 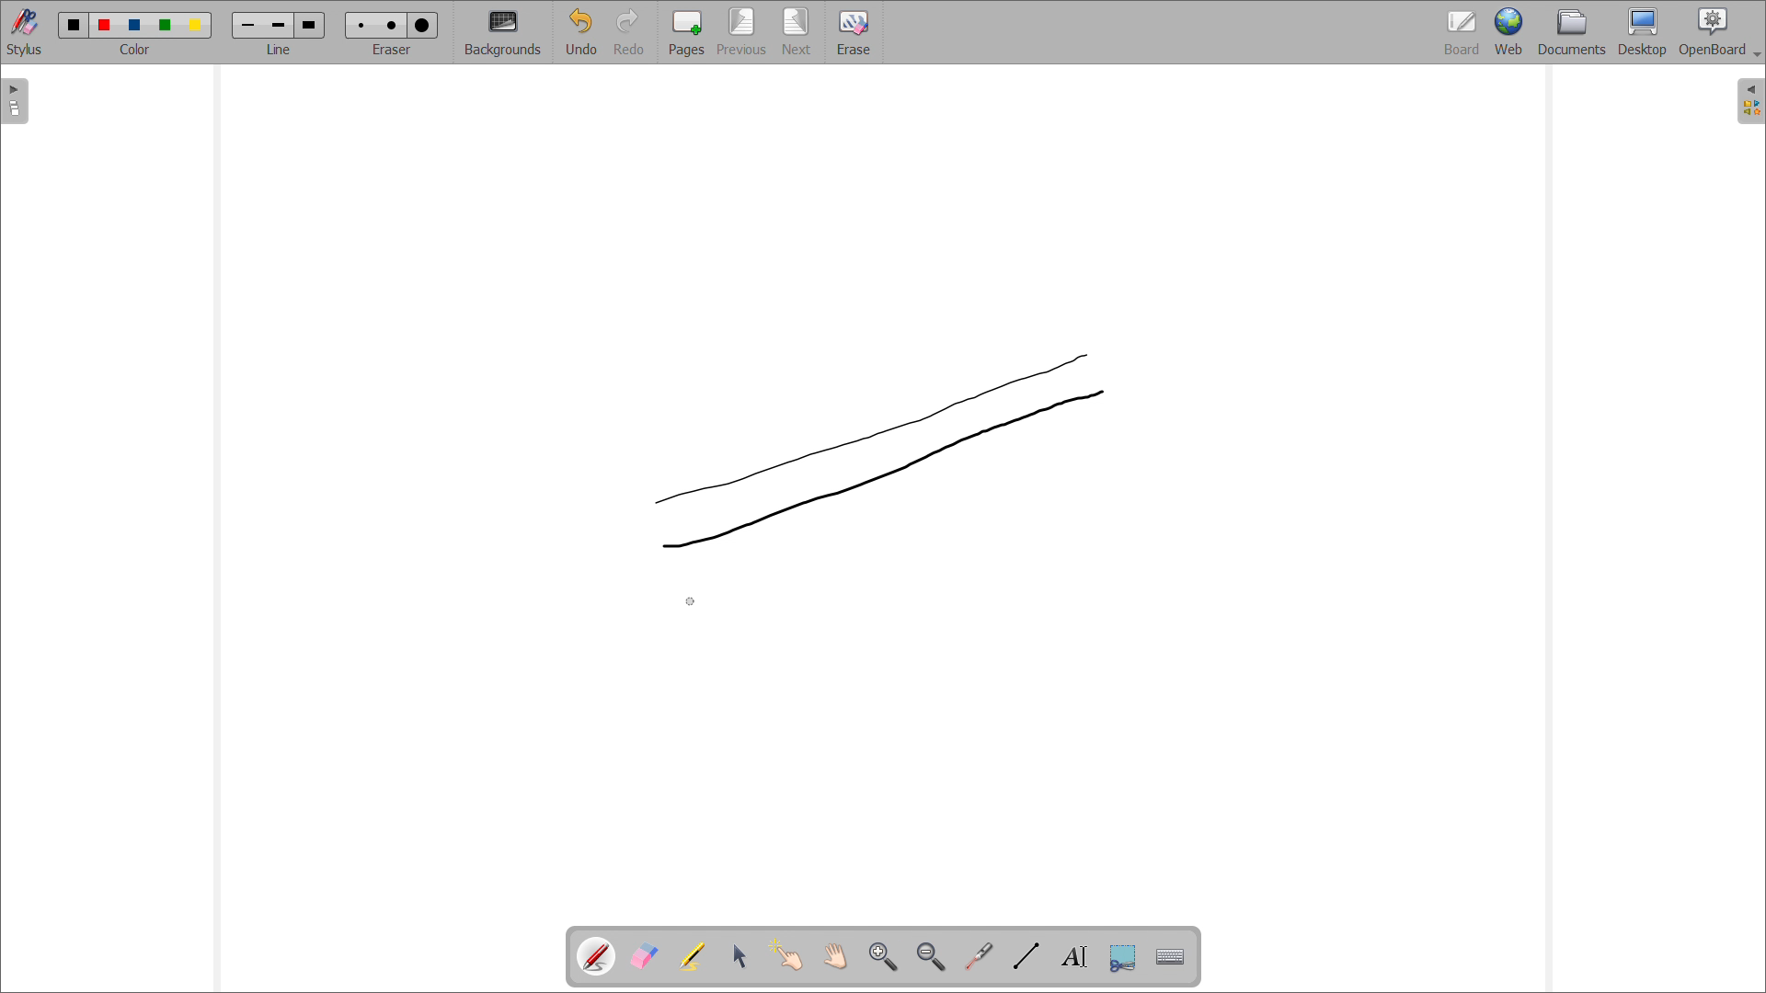 I want to click on undo, so click(x=581, y=31).